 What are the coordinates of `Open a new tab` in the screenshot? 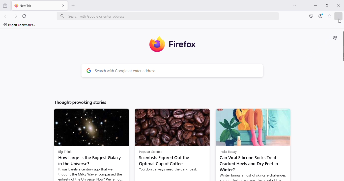 It's located at (73, 6).